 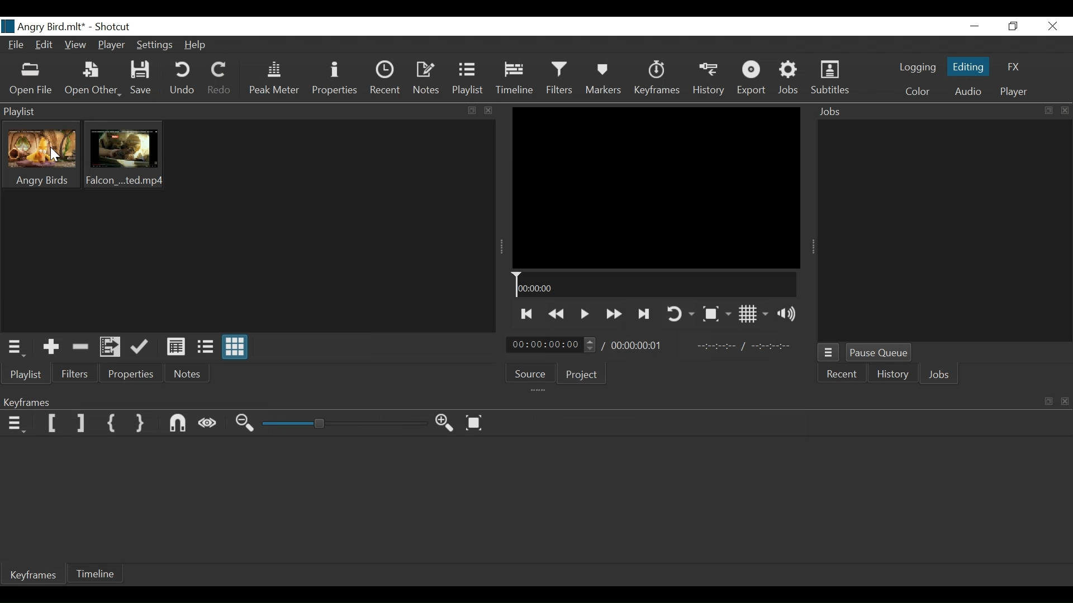 What do you see at coordinates (46, 156) in the screenshot?
I see `Clip` at bounding box center [46, 156].